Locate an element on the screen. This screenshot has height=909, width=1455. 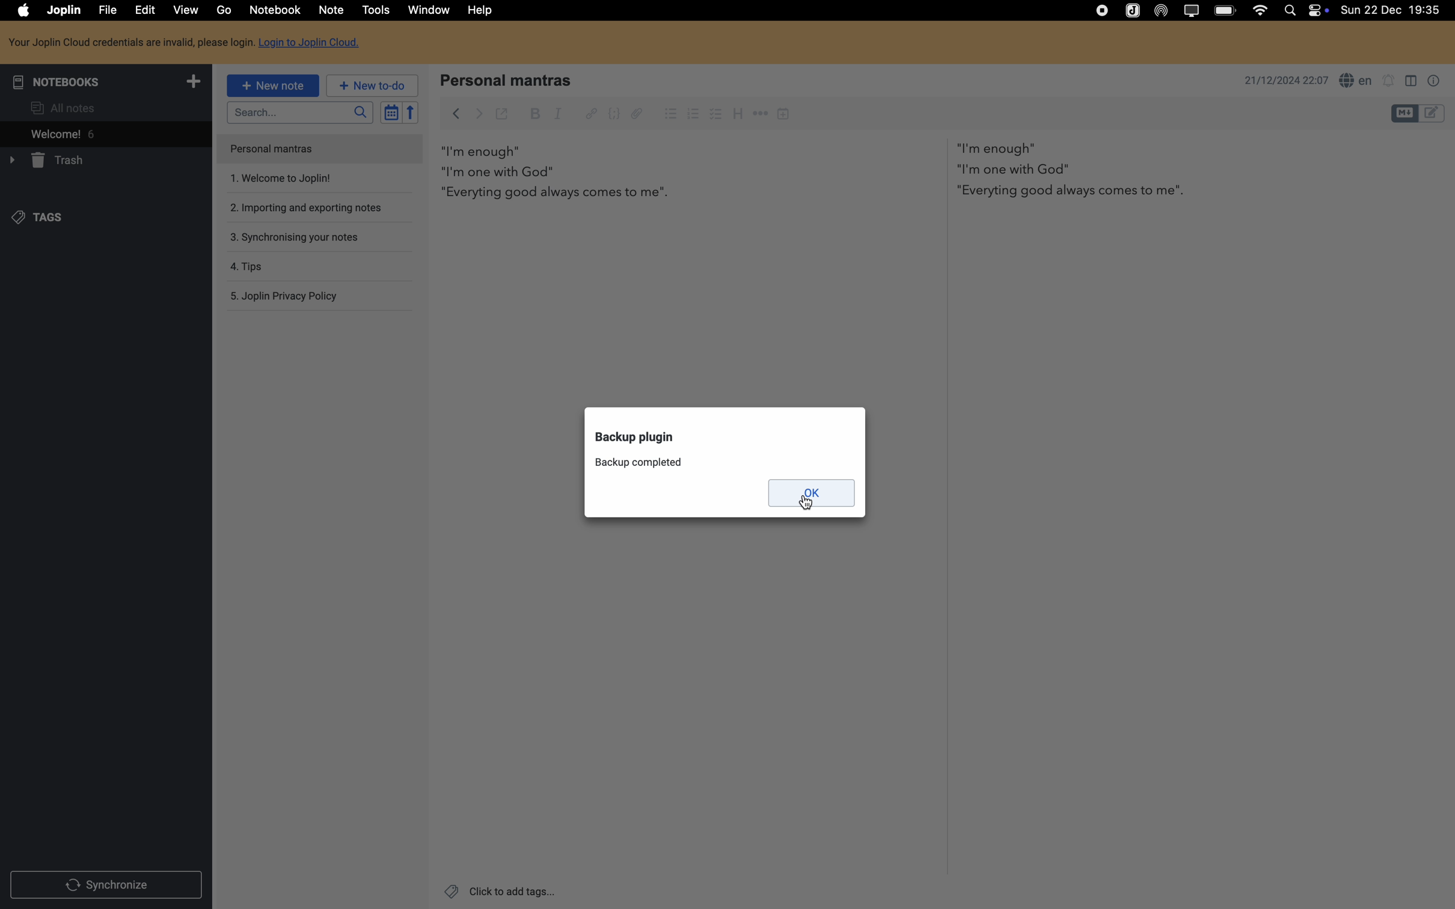
click on OK is located at coordinates (814, 495).